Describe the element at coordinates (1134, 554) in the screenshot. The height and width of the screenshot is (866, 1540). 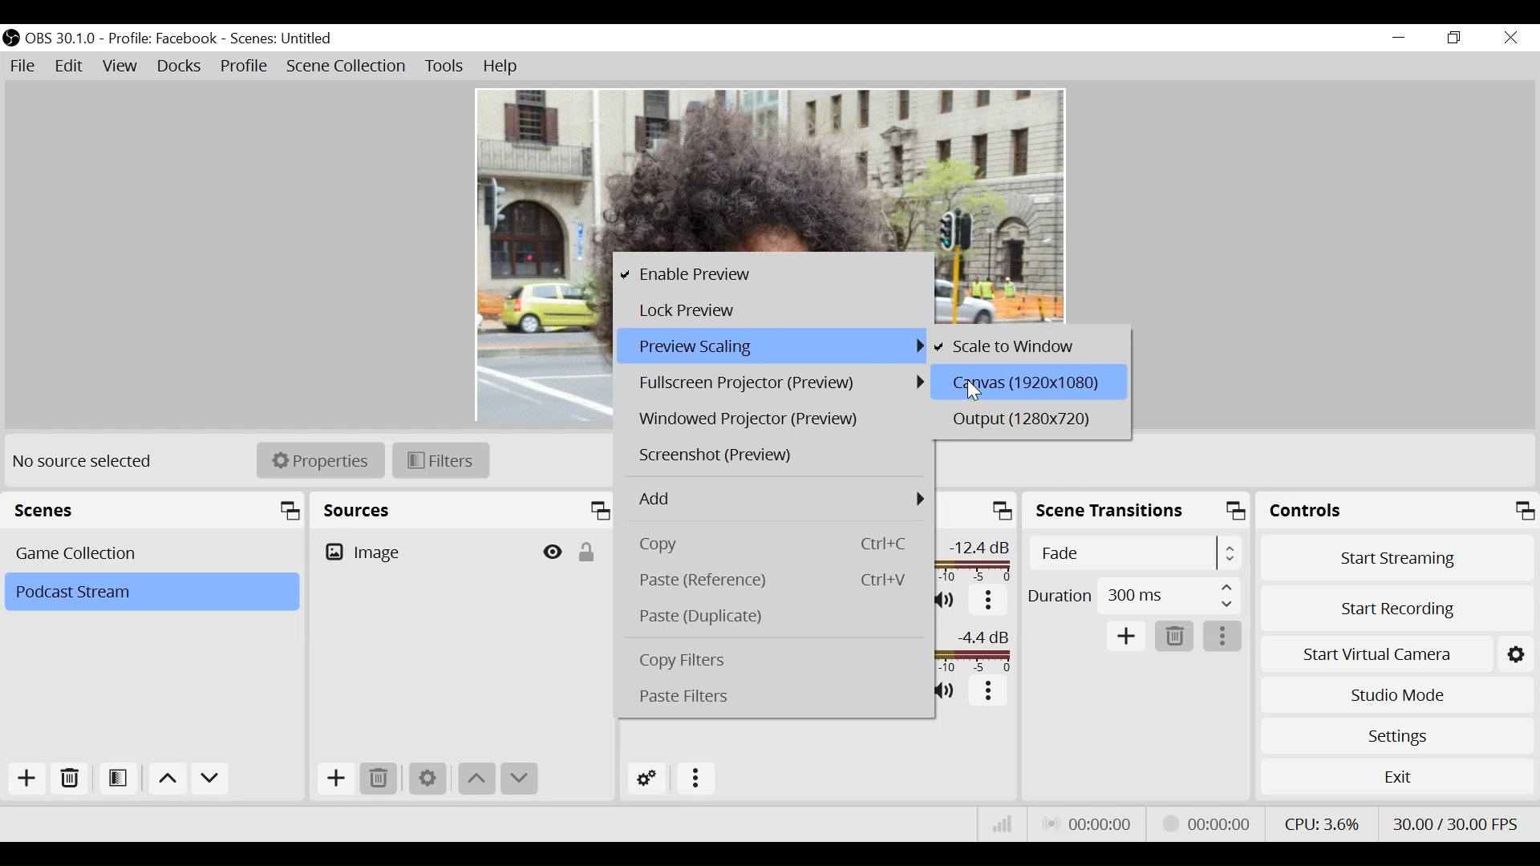
I see `Select Scene Transition` at that location.